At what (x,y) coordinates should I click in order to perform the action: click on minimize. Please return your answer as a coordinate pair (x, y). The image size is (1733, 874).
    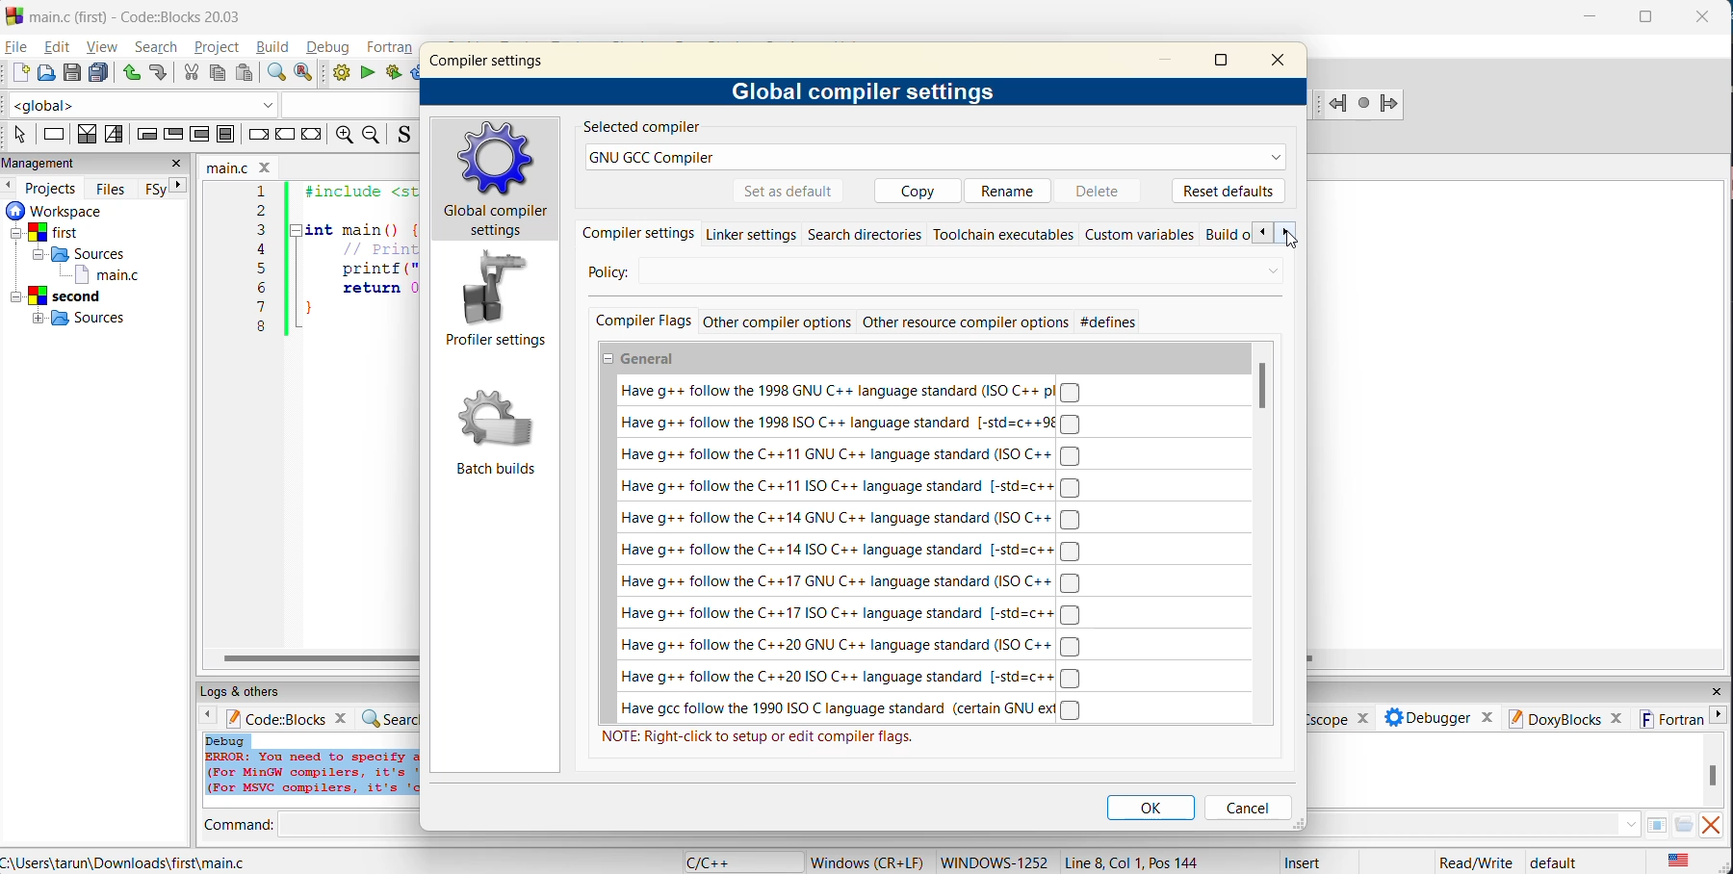
    Looking at the image, I should click on (1167, 59).